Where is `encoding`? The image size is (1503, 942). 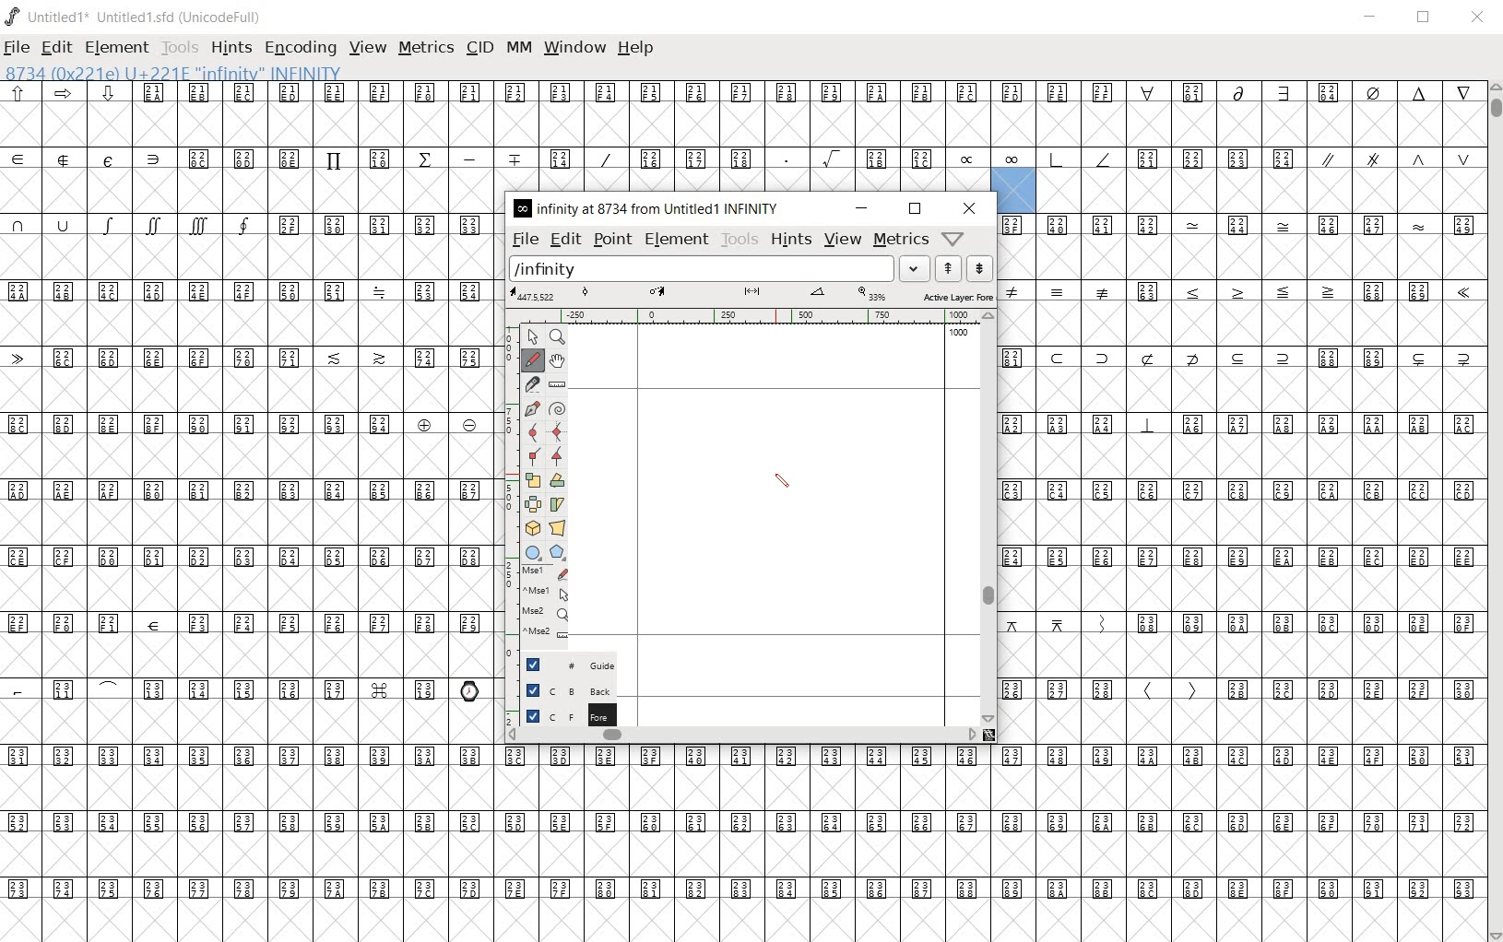
encoding is located at coordinates (301, 48).